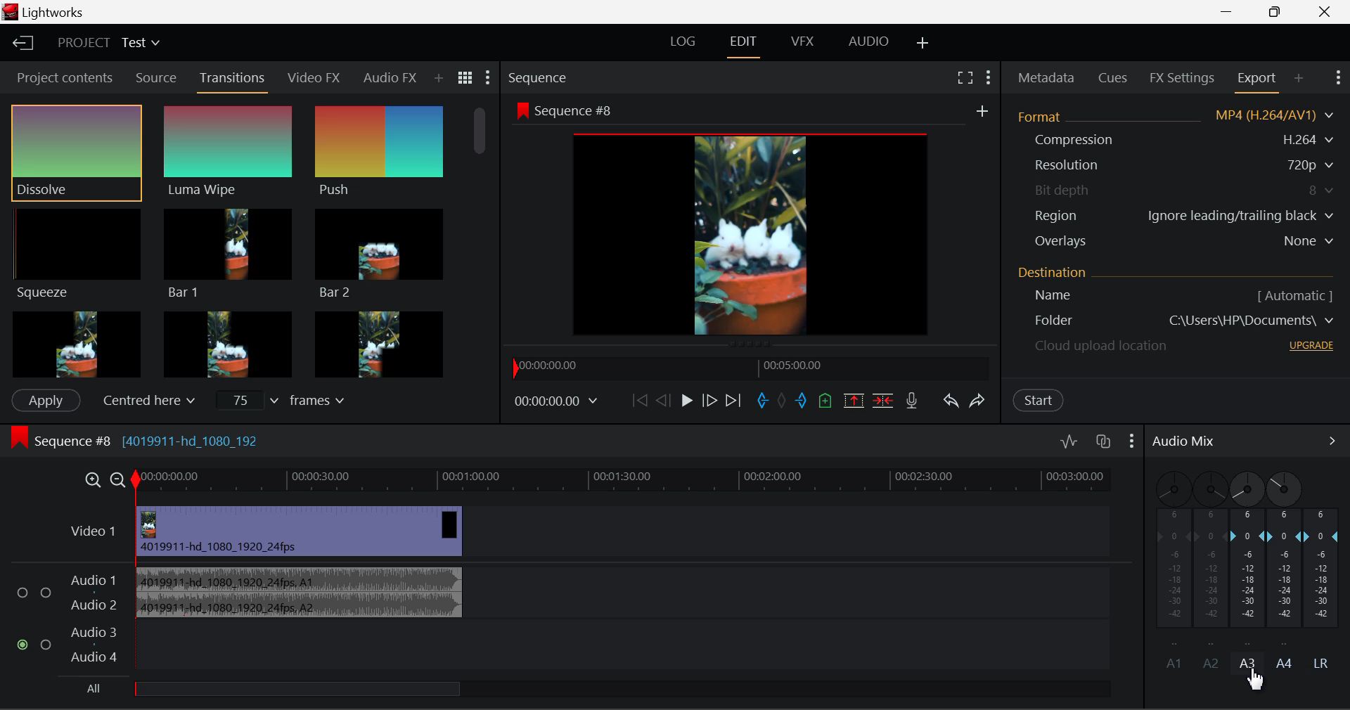 This screenshot has width=1350, height=710. Describe the element at coordinates (1178, 285) in the screenshot. I see `Destination Details` at that location.